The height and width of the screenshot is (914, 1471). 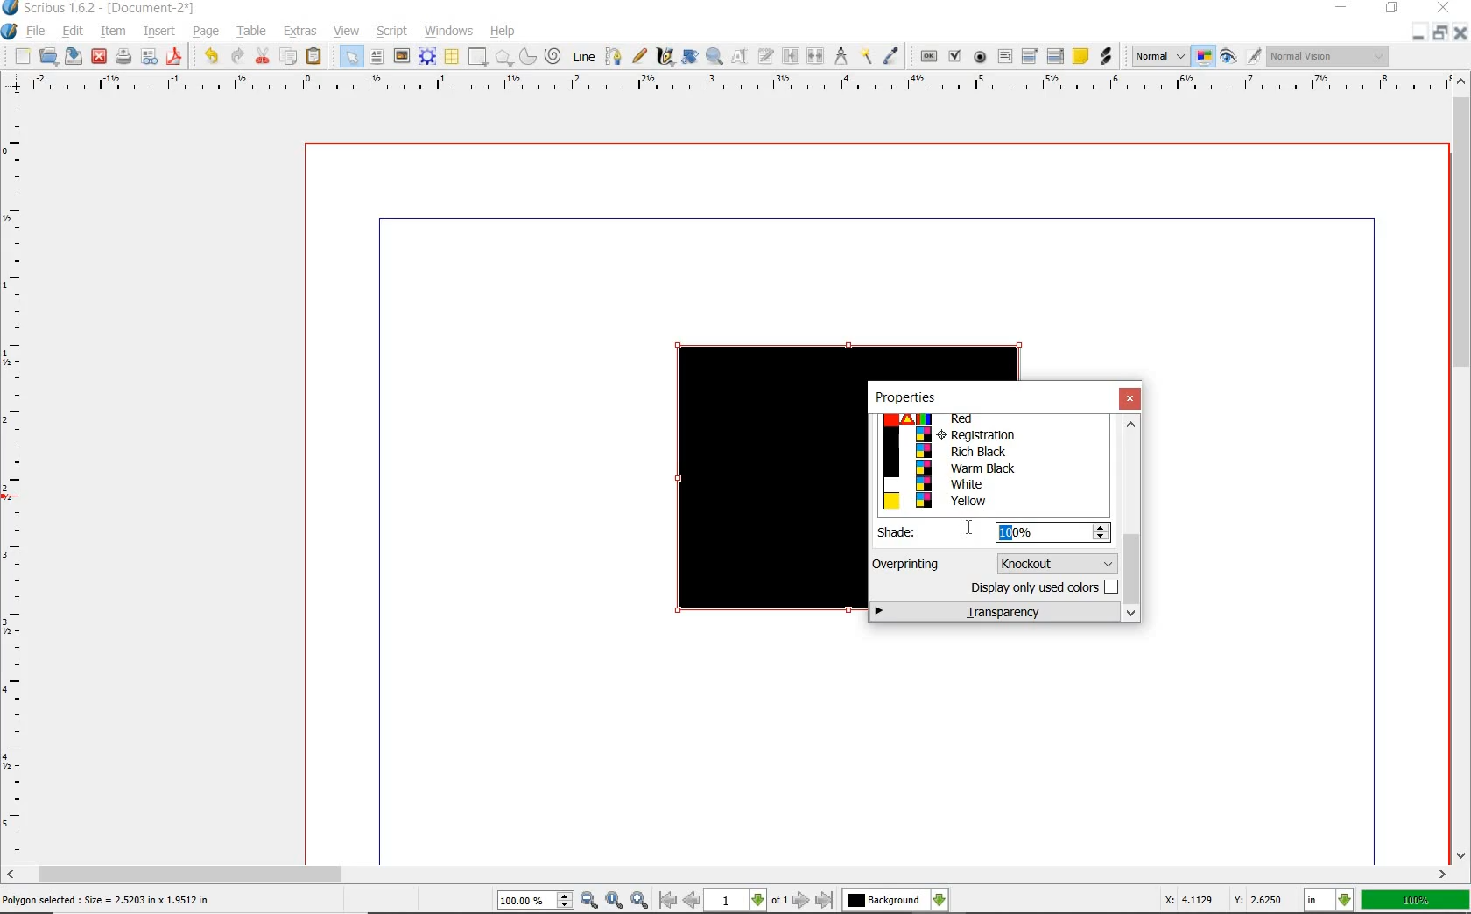 I want to click on preview mode, so click(x=1229, y=59).